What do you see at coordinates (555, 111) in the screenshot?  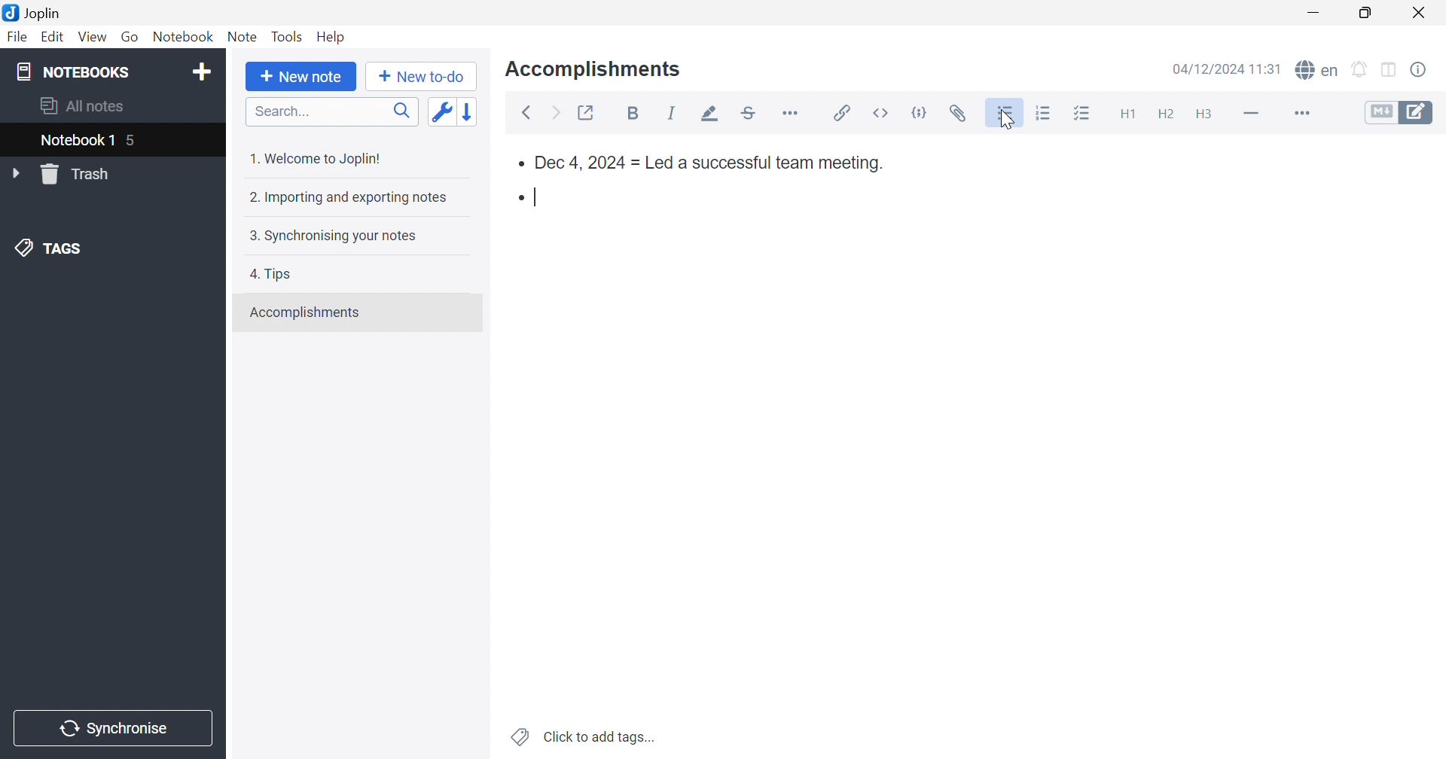 I see `Forward` at bounding box center [555, 111].